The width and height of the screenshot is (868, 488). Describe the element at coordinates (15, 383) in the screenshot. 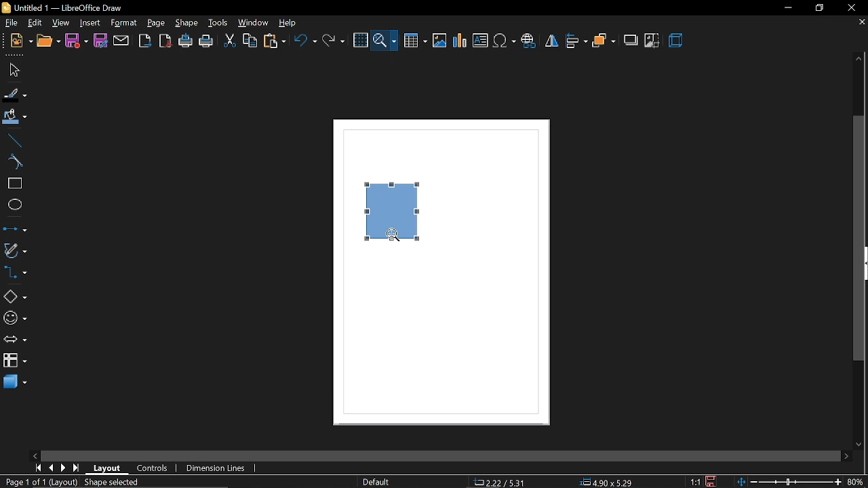

I see `3d shapes` at that location.